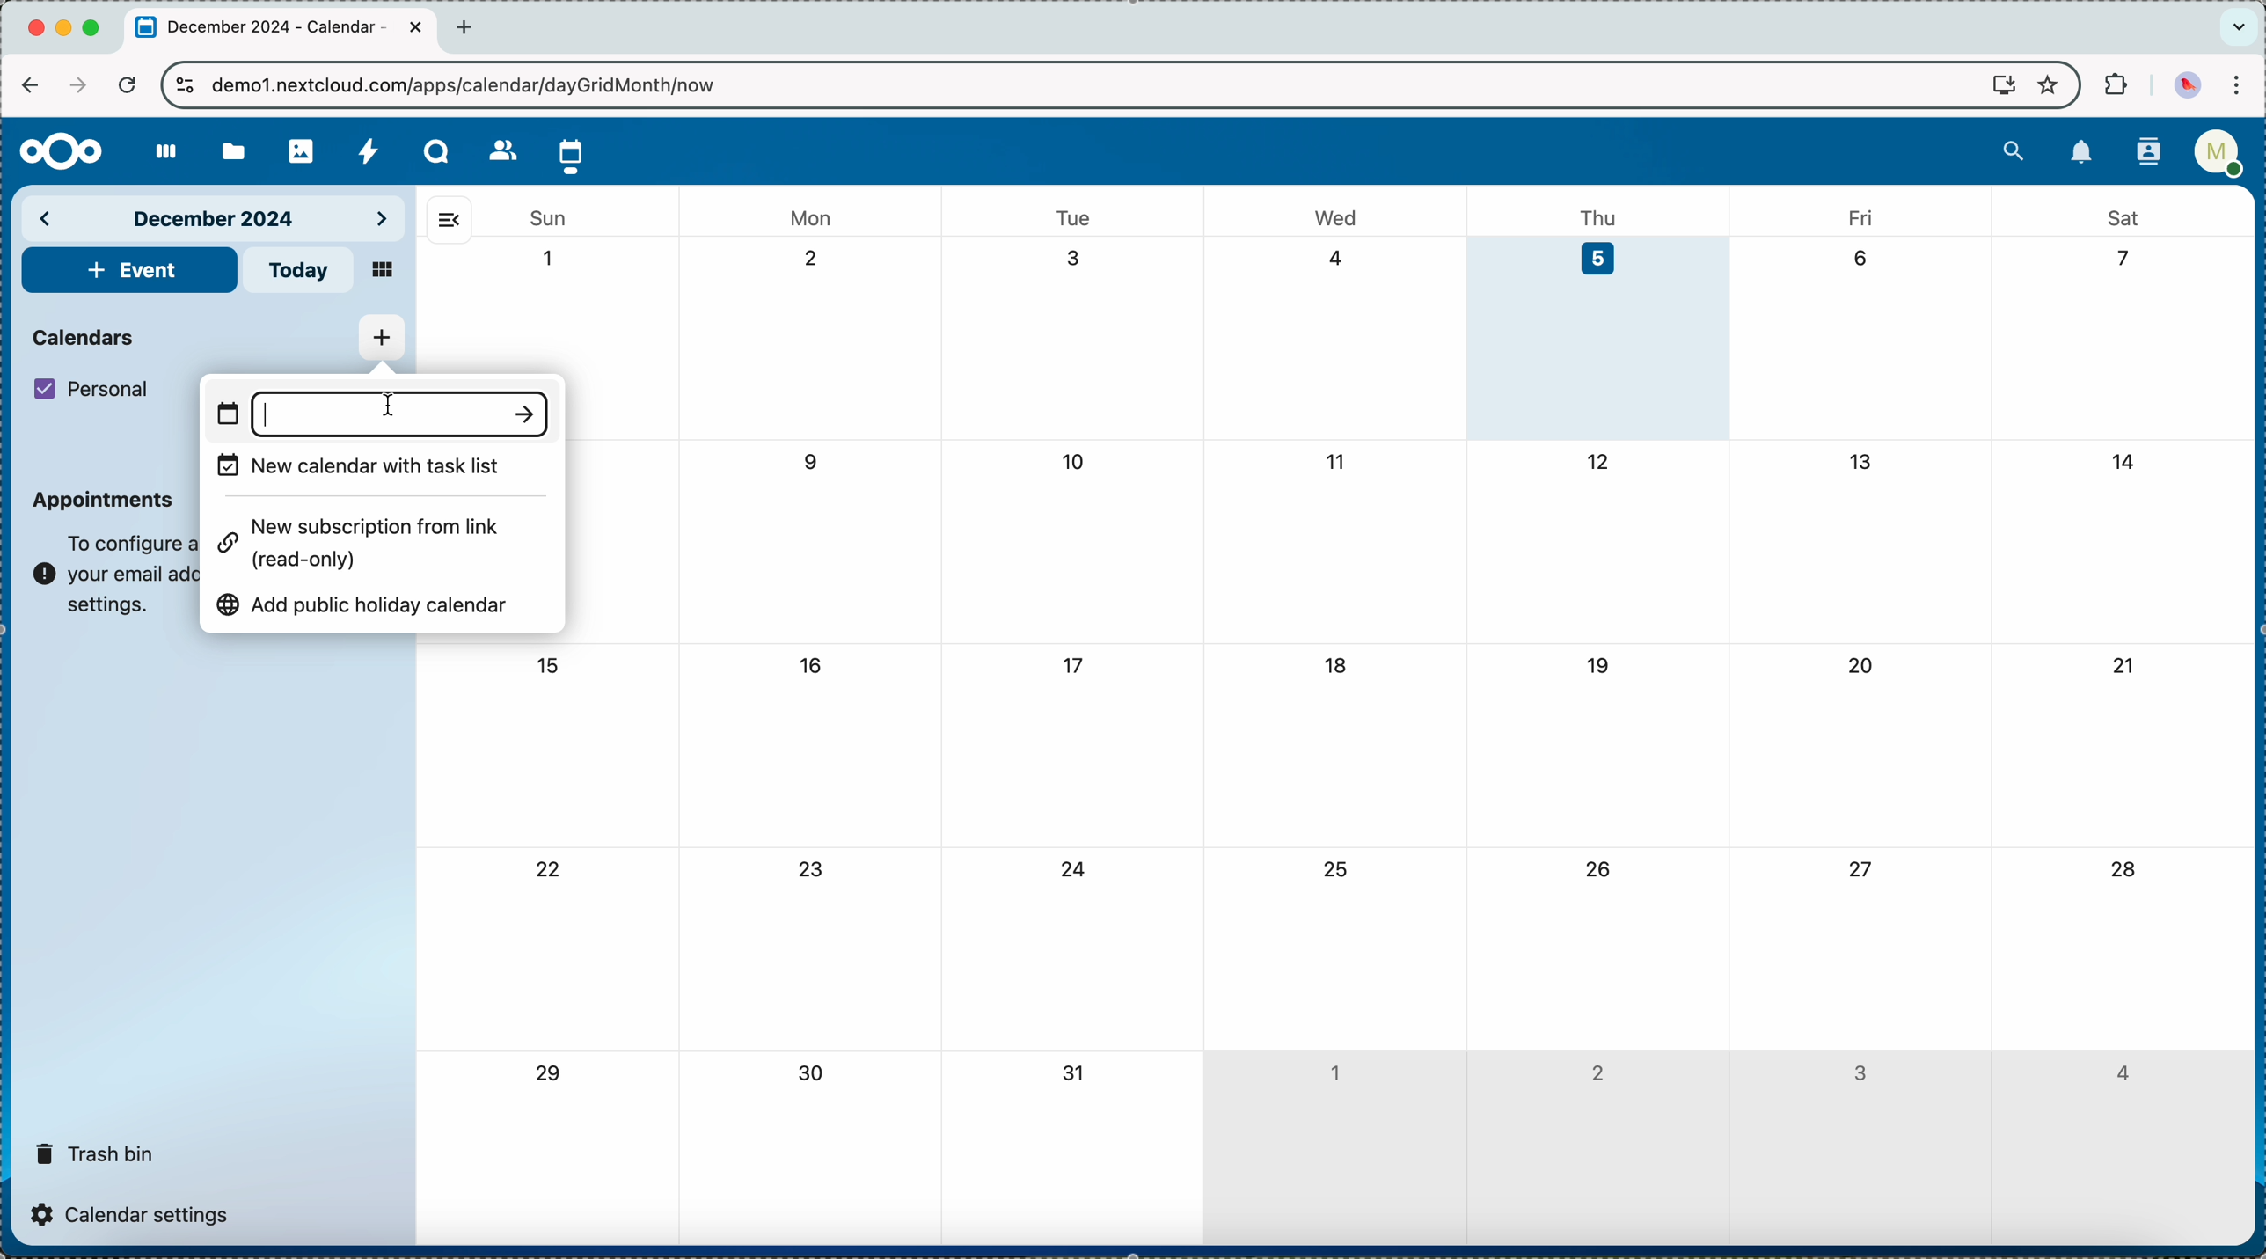 The image size is (2266, 1259). What do you see at coordinates (1076, 666) in the screenshot?
I see `17` at bounding box center [1076, 666].